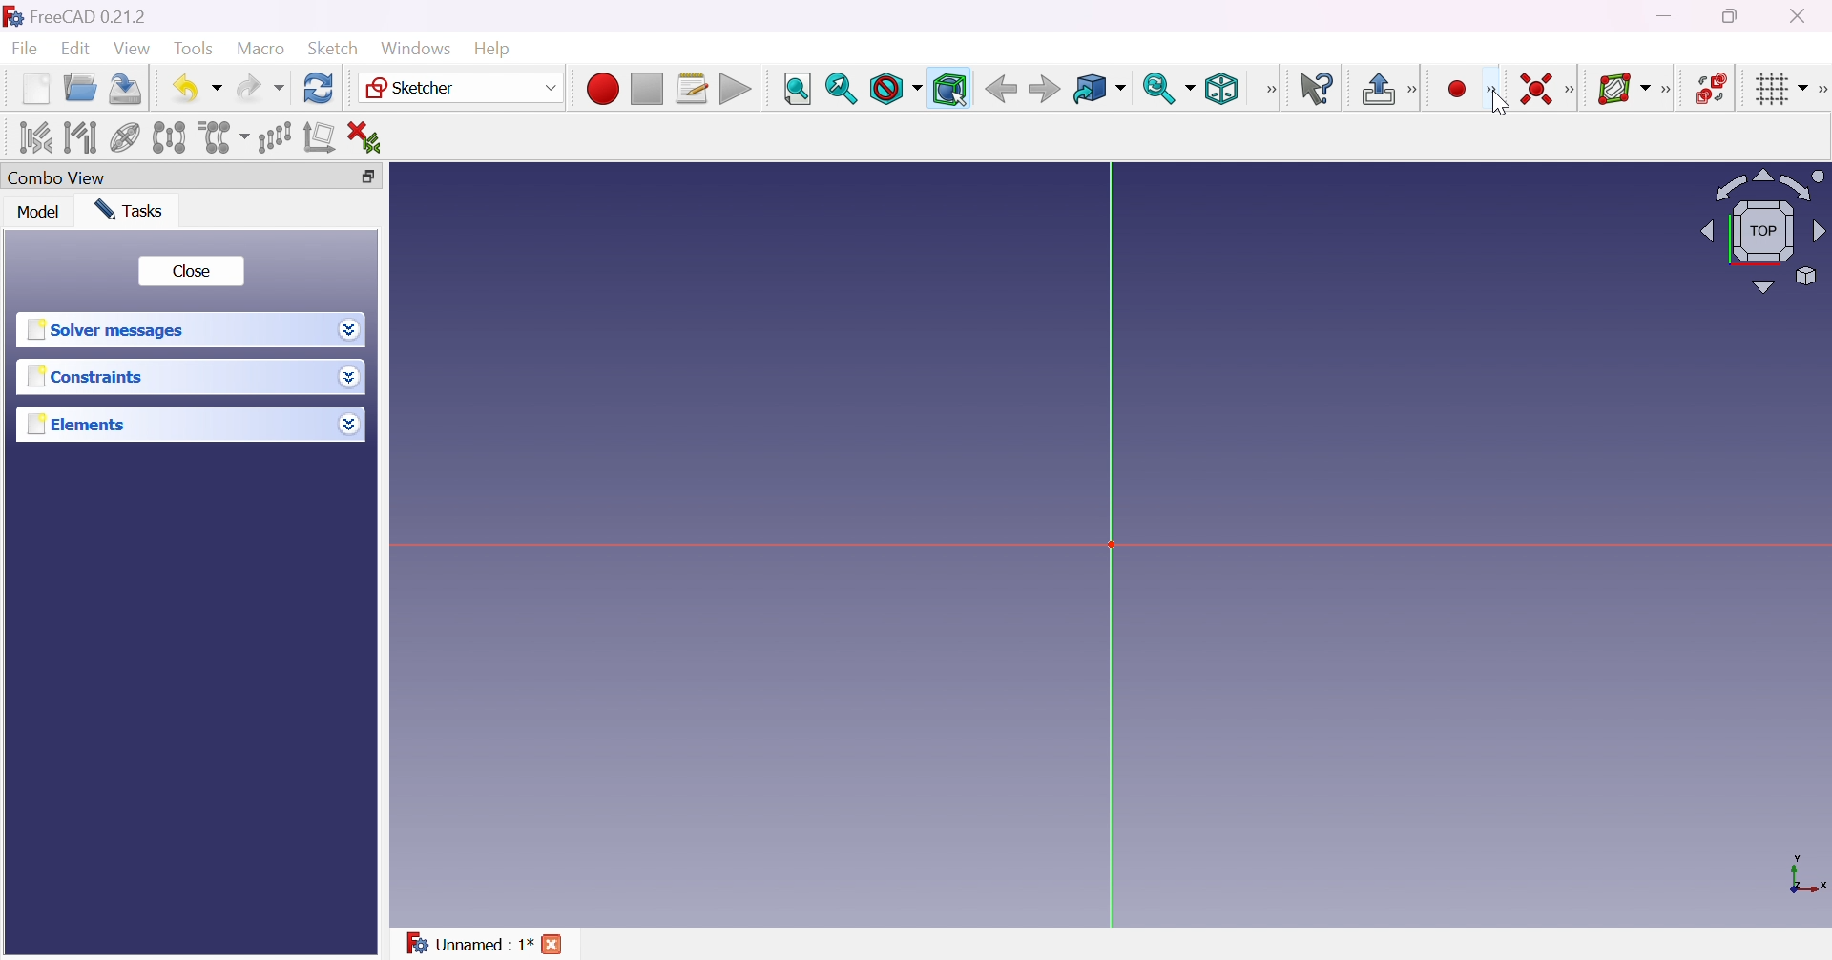 This screenshot has height=960, width=1832. I want to click on Back, so click(997, 89).